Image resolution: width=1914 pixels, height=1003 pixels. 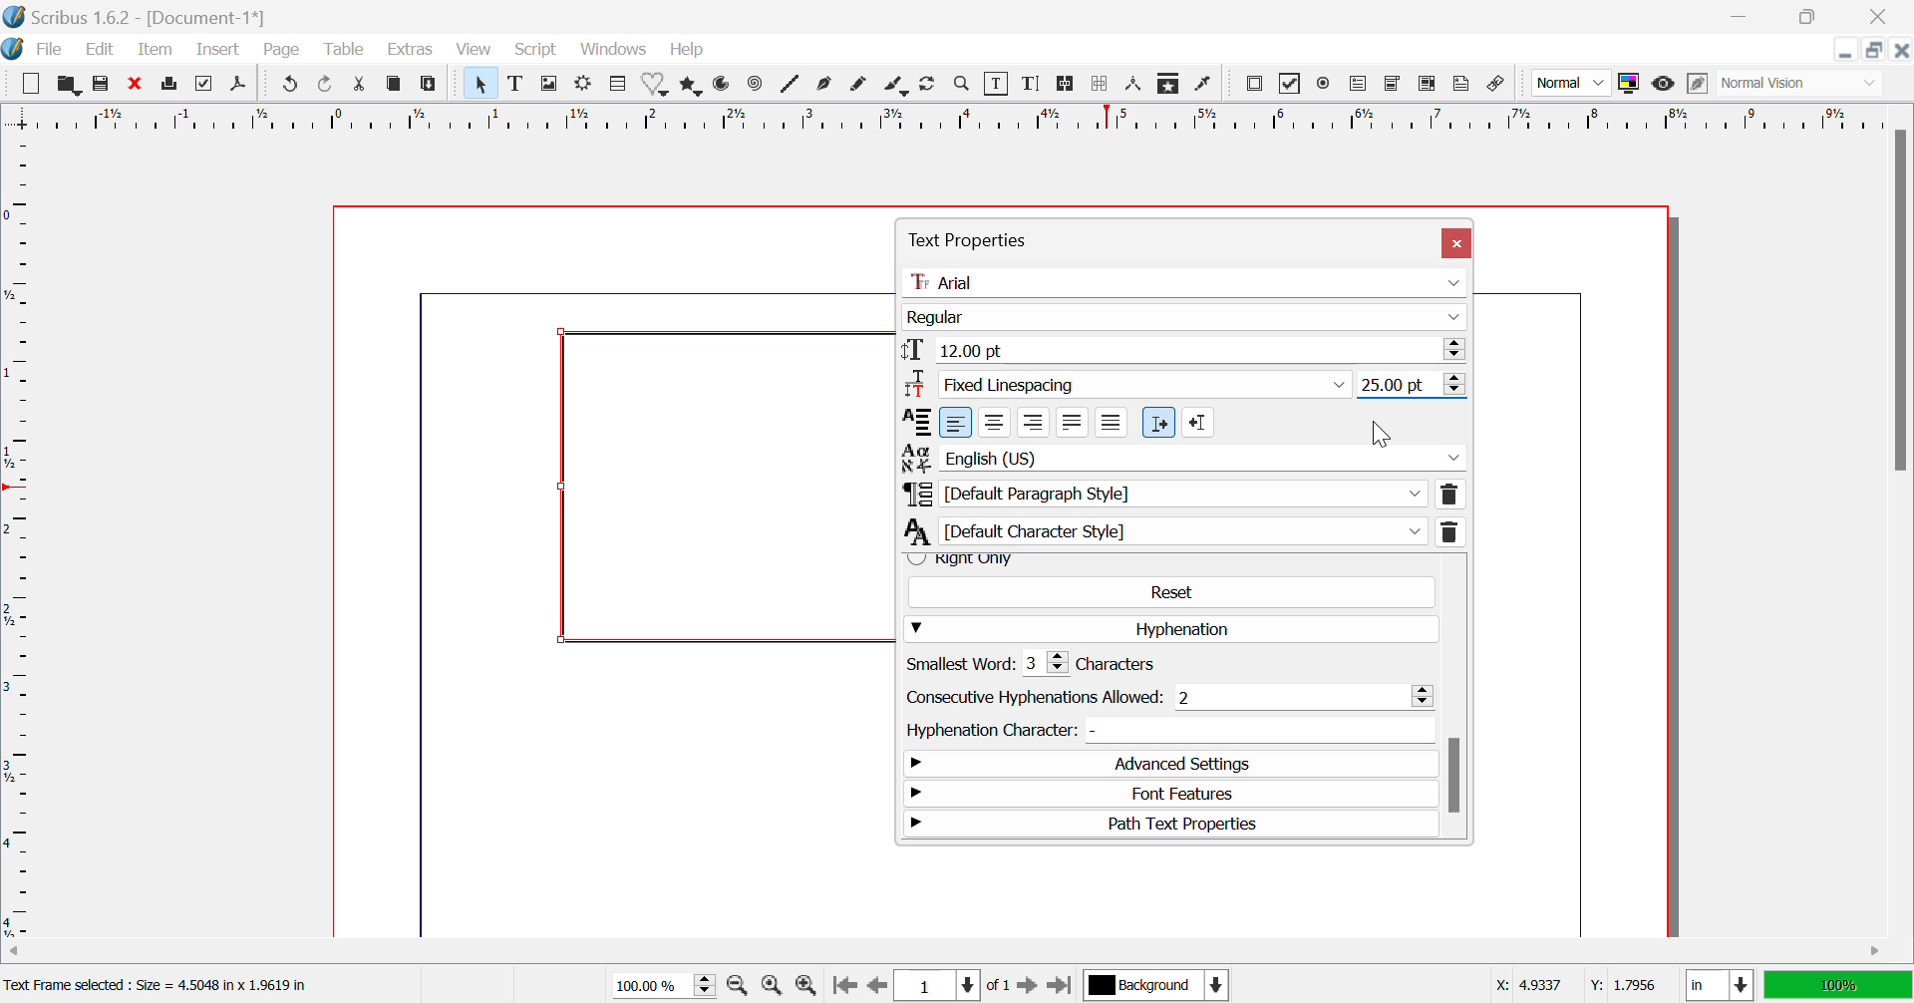 What do you see at coordinates (14, 50) in the screenshot?
I see `Scribus Logo` at bounding box center [14, 50].